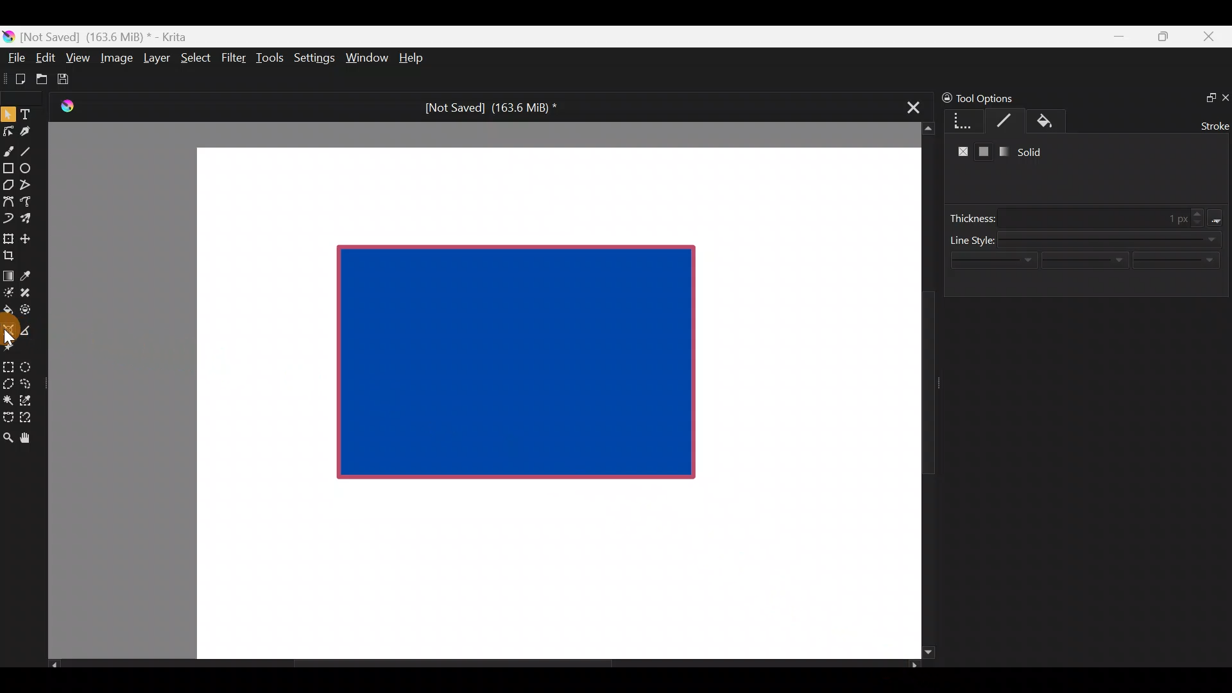 The image size is (1232, 693). I want to click on Help, so click(413, 59).